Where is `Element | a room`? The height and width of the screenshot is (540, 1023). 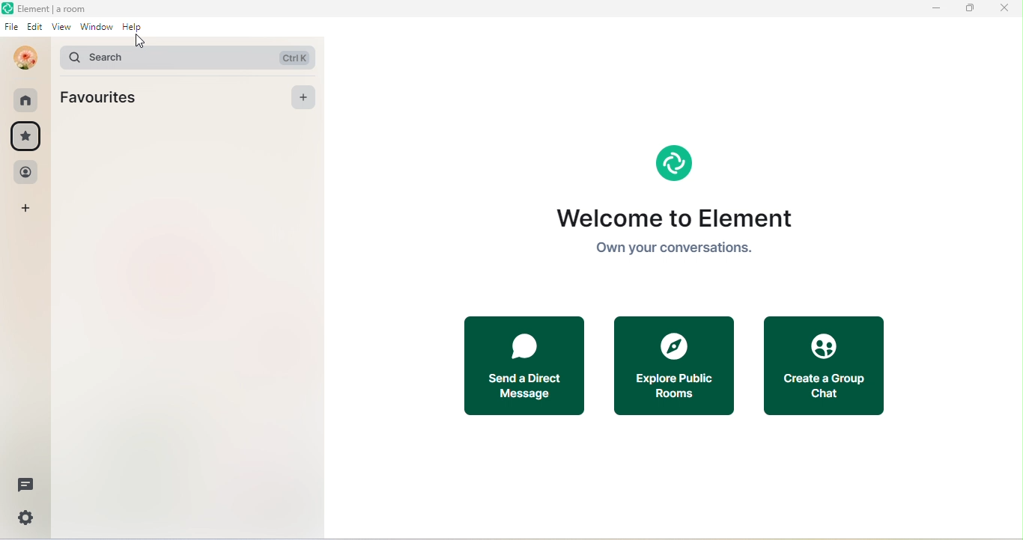 Element | a room is located at coordinates (46, 7).